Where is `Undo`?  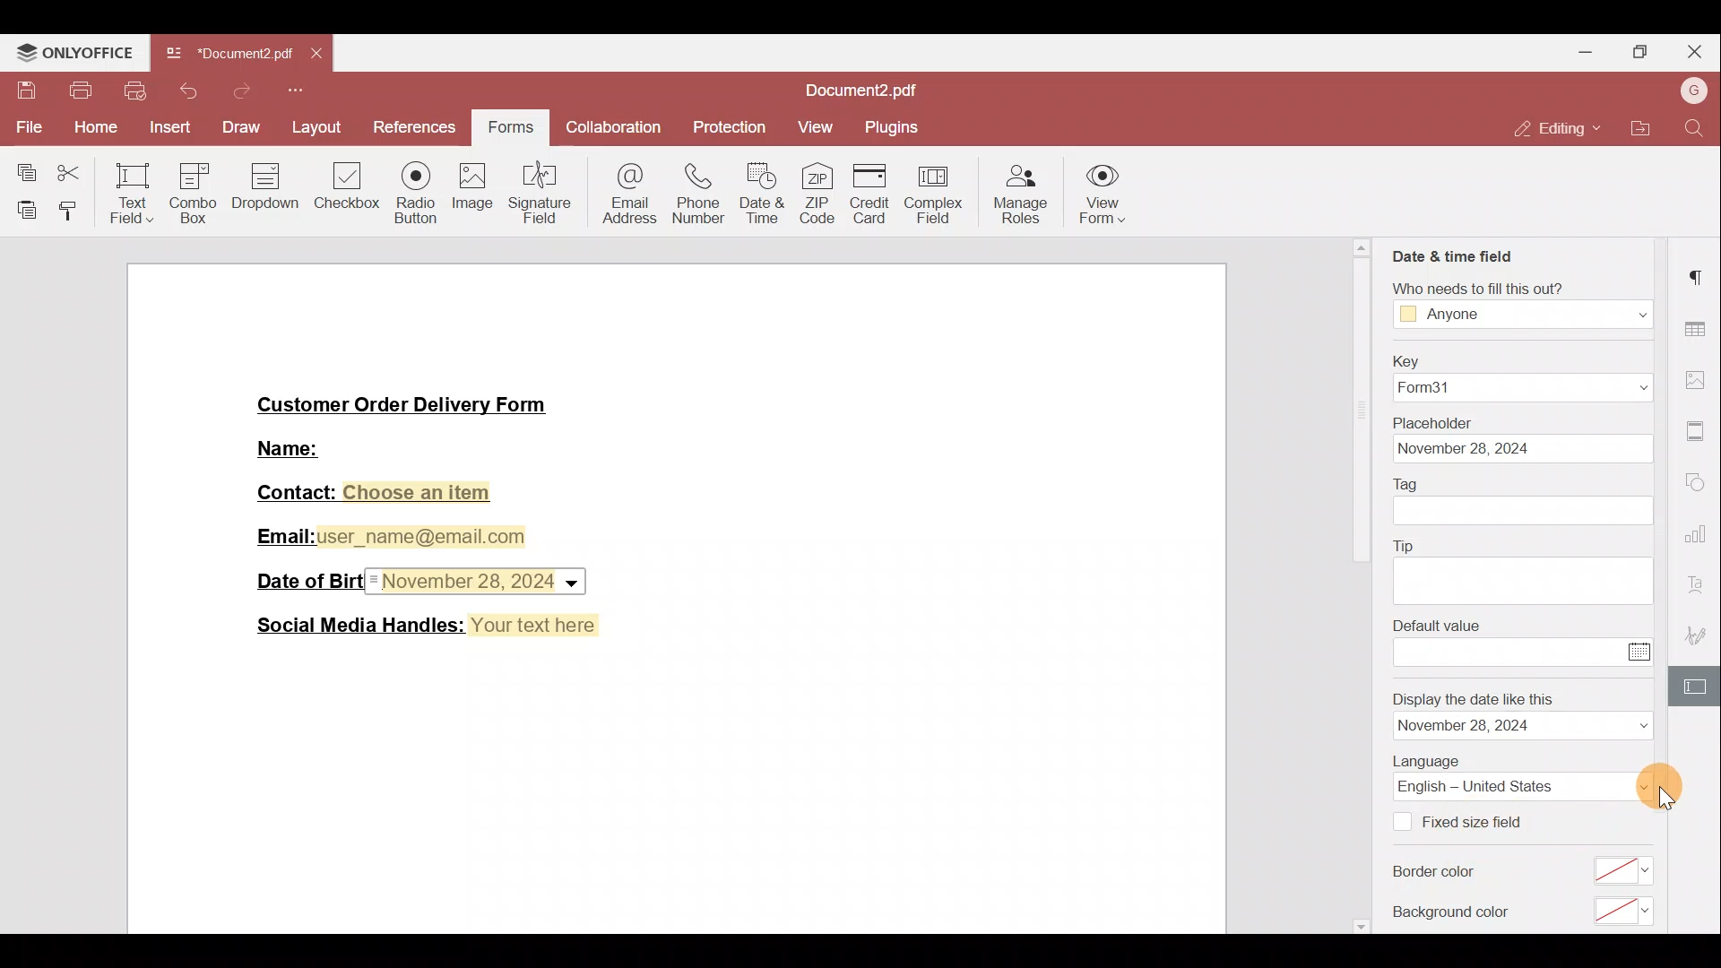 Undo is located at coordinates (186, 91).